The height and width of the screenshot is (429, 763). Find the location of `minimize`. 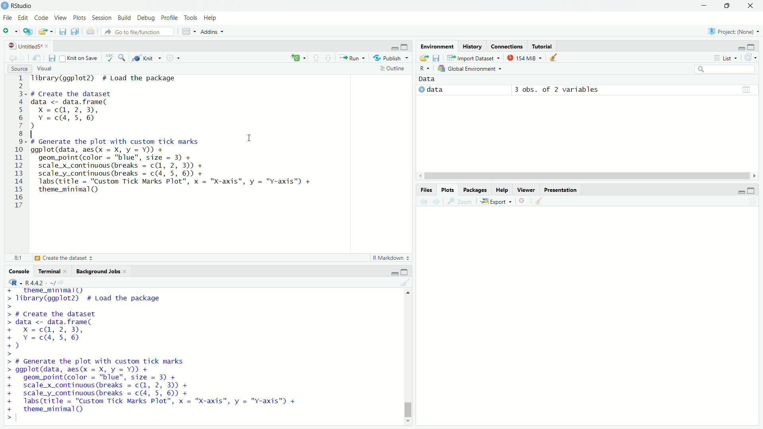

minimize is located at coordinates (390, 271).